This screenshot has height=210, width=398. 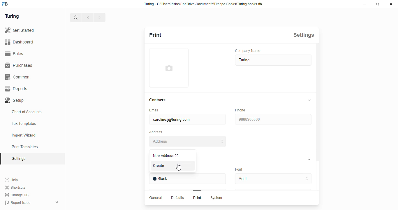 I want to click on FB-logo, so click(x=5, y=4).